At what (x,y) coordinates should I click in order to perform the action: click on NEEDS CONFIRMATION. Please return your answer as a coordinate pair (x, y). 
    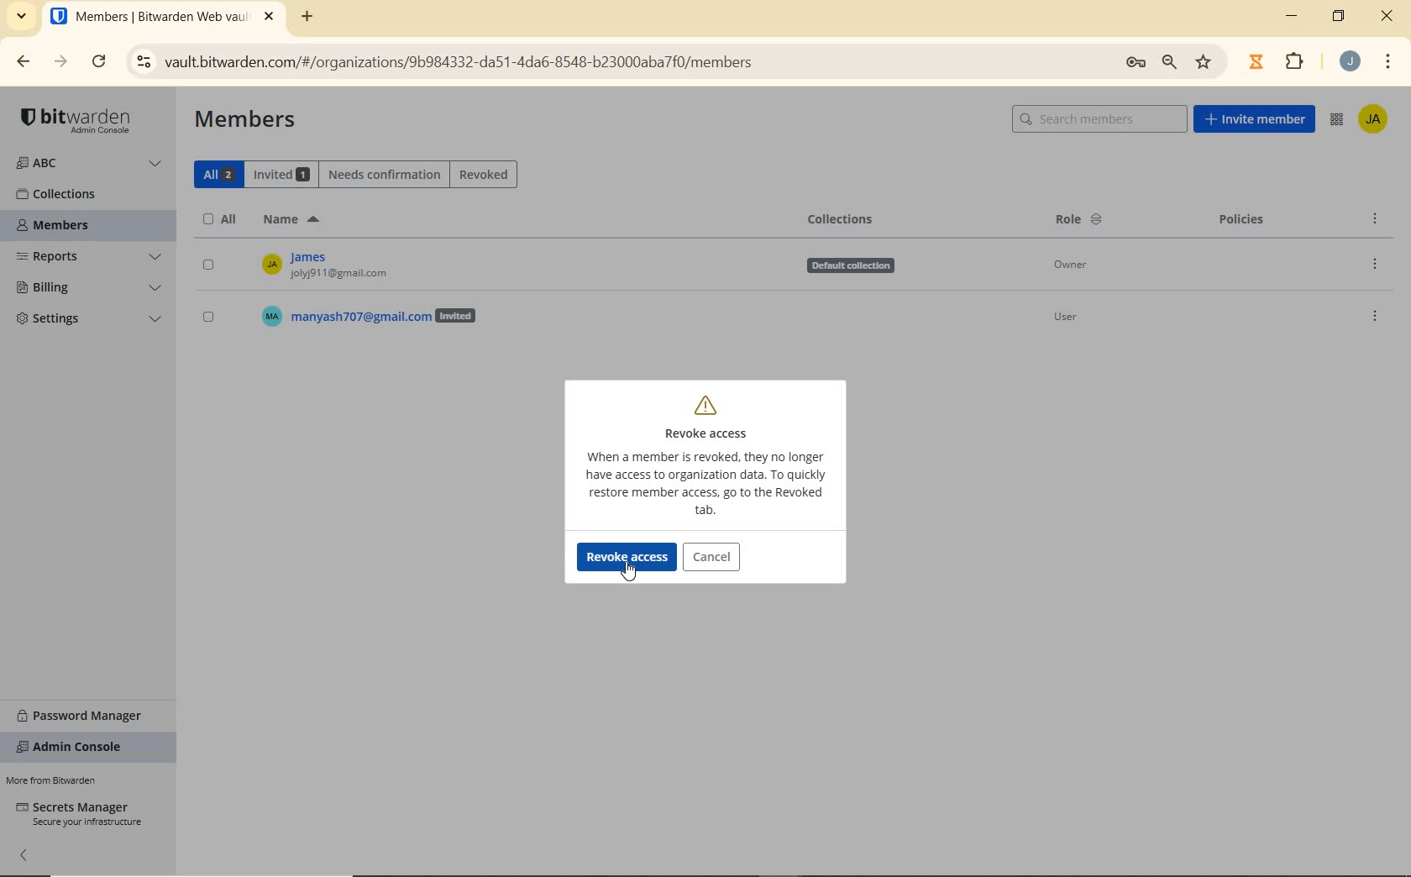
    Looking at the image, I should click on (385, 173).